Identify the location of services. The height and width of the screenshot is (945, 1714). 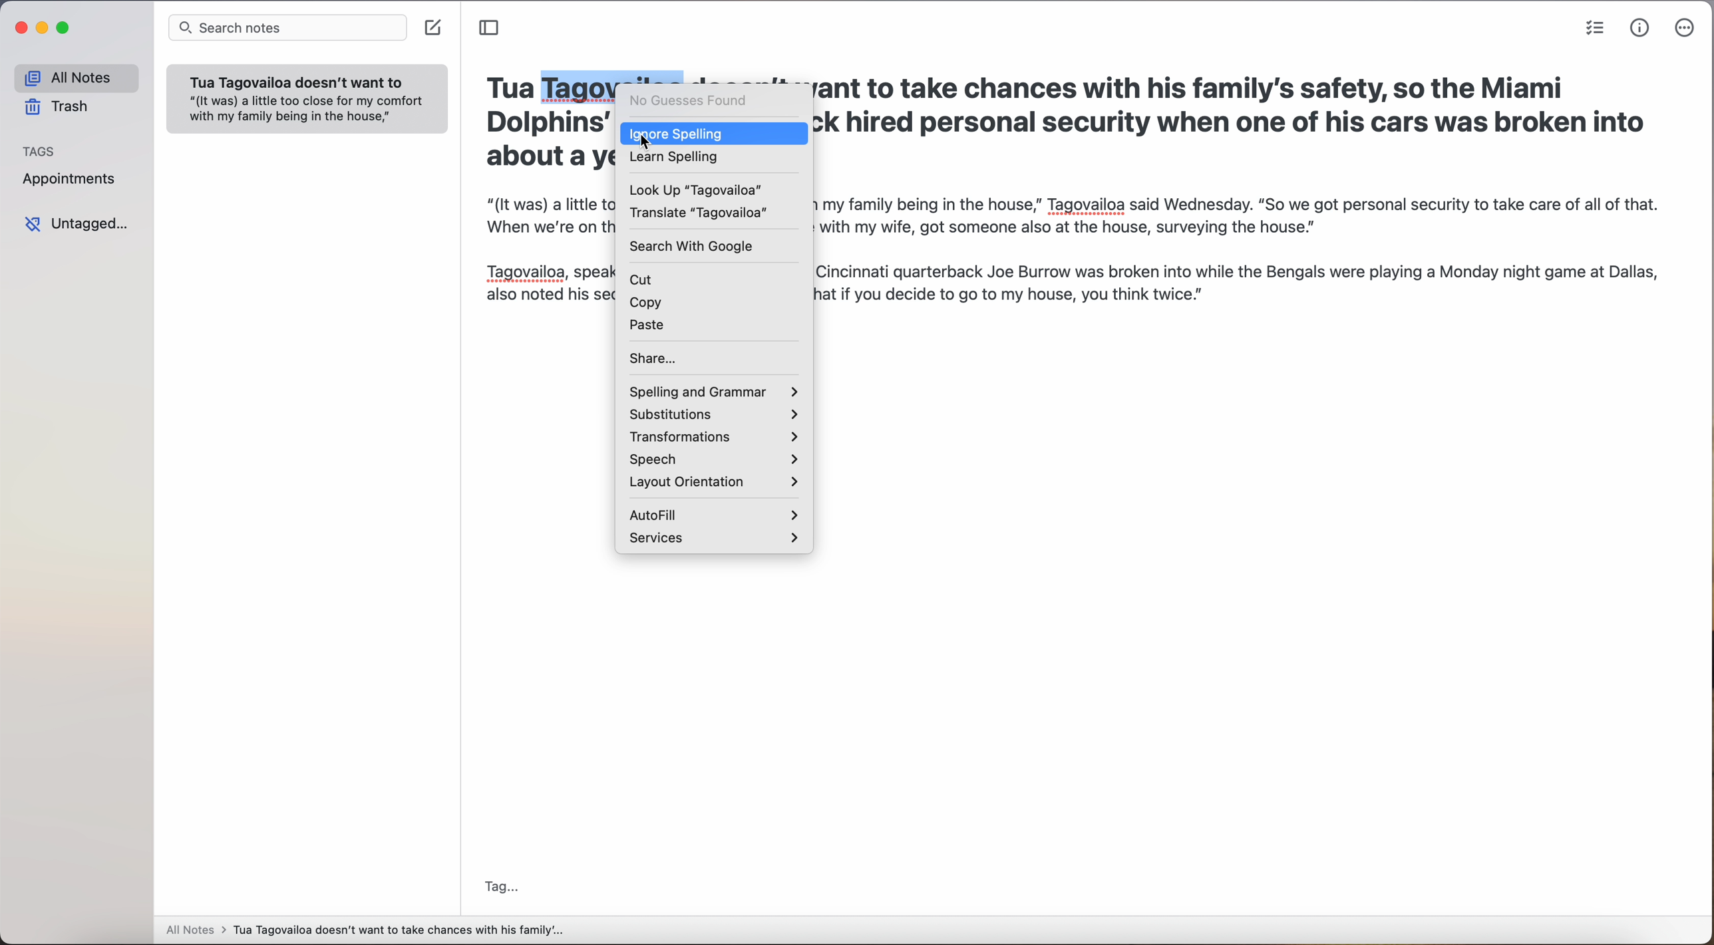
(715, 540).